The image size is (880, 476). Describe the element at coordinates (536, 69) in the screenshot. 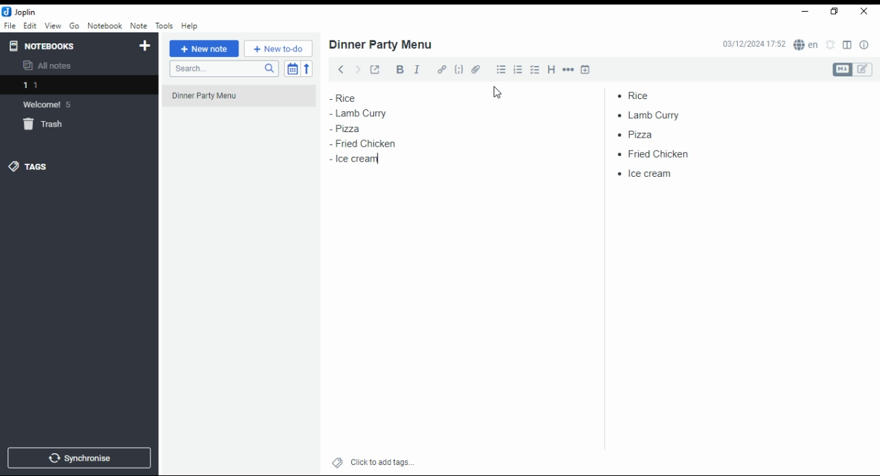

I see `chekbox list` at that location.